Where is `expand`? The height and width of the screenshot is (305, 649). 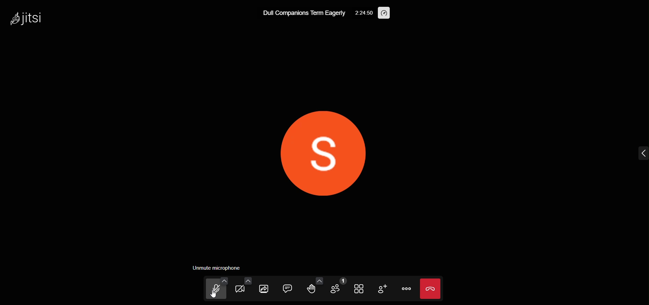 expand is located at coordinates (641, 155).